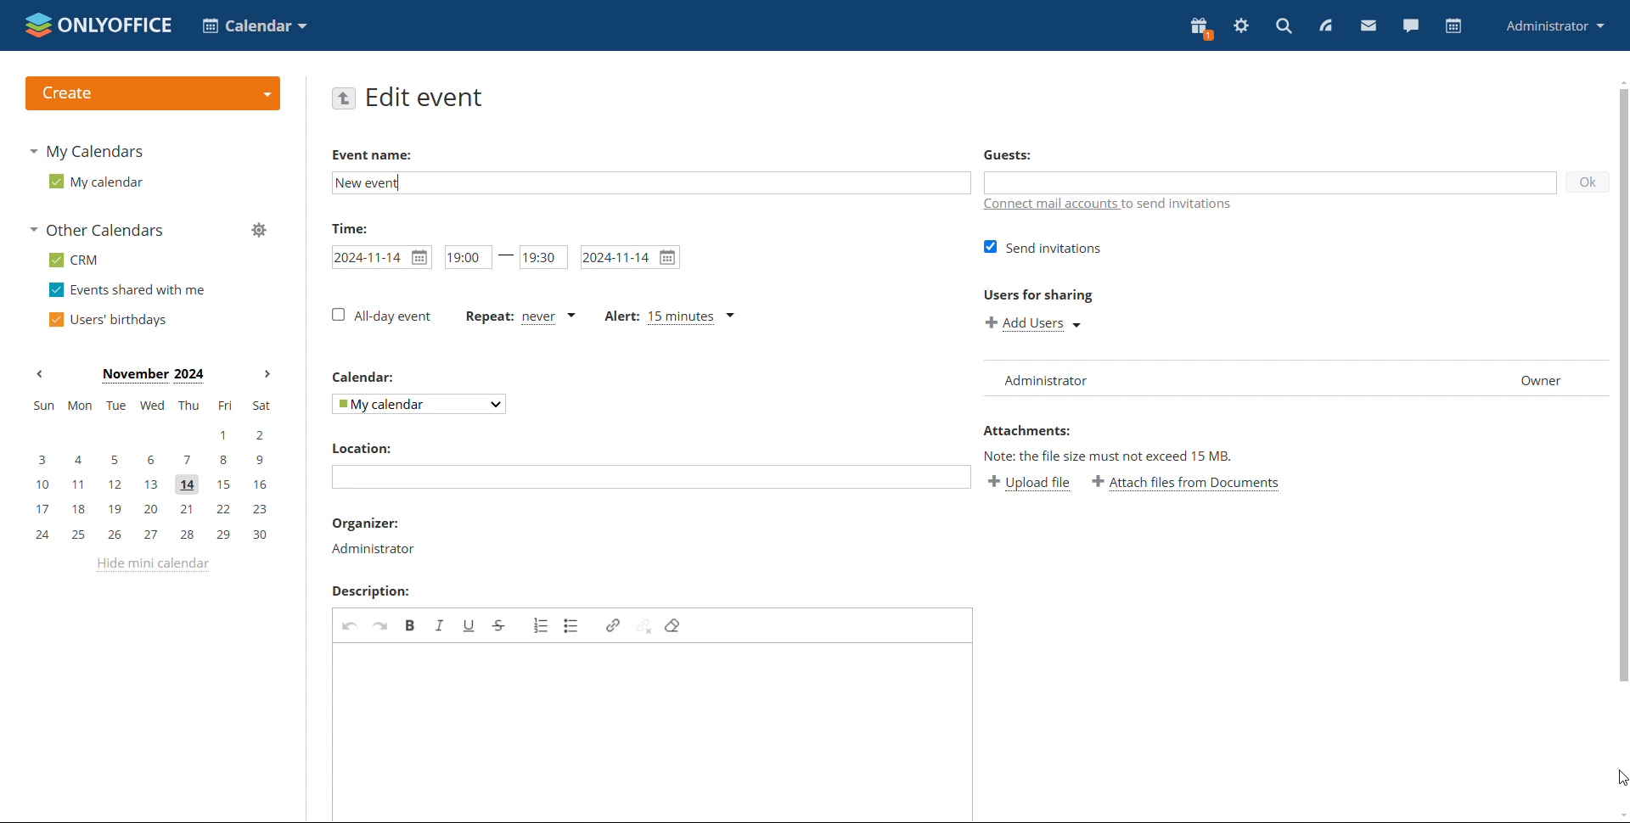 This screenshot has width=1630, height=823. I want to click on send invitations, so click(1041, 249).